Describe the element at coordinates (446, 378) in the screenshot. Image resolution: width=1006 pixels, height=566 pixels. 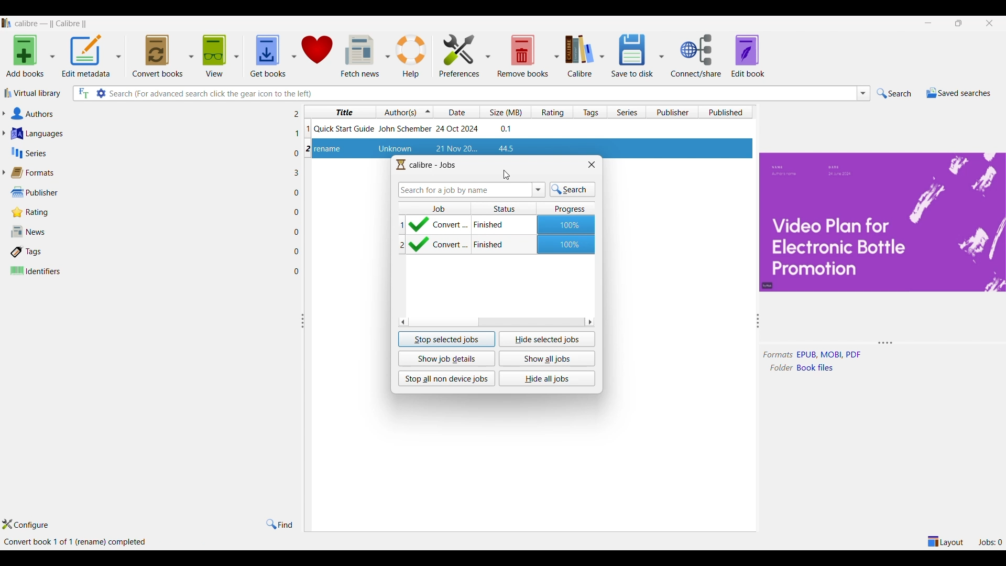
I see `Stop all non device jobs` at that location.